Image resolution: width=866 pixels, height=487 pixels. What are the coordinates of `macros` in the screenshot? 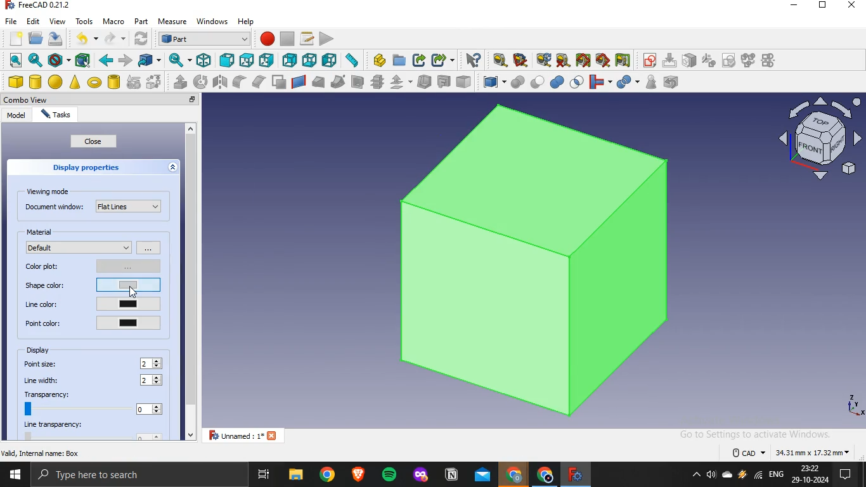 It's located at (307, 38).